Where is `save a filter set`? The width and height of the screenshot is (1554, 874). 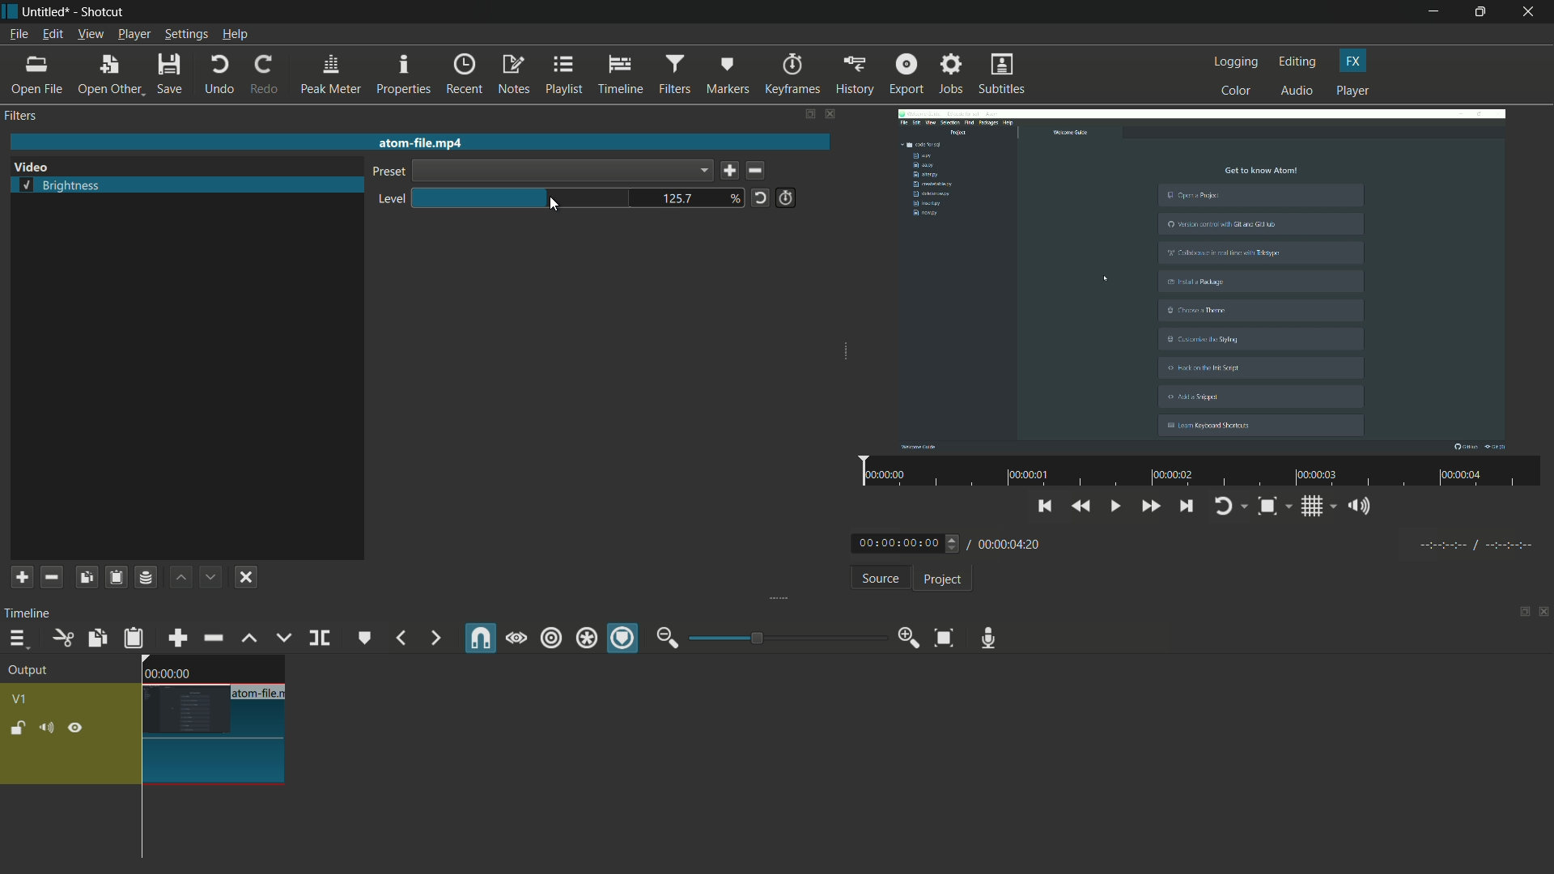
save a filter set is located at coordinates (145, 579).